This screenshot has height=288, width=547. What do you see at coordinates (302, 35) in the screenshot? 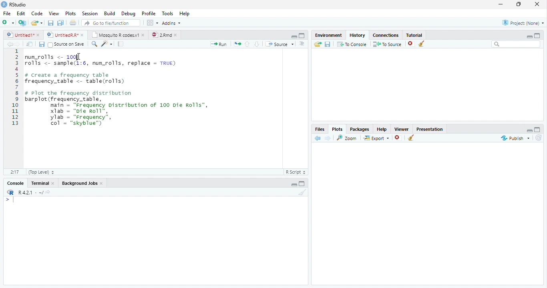
I see `Full Screen` at bounding box center [302, 35].